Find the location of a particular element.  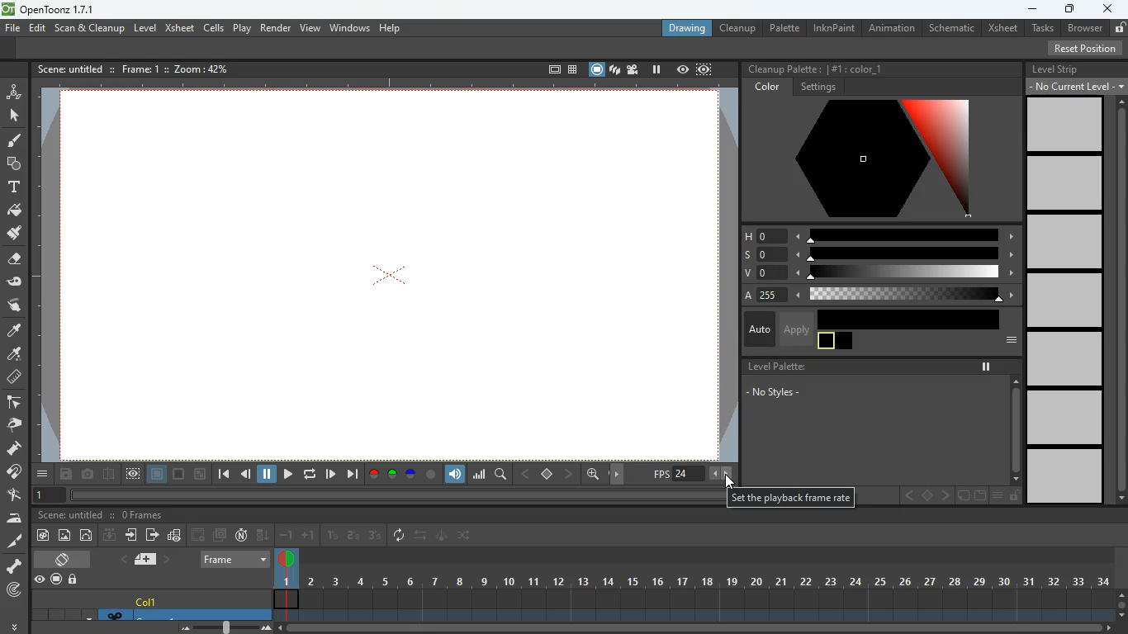

back is located at coordinates (247, 475).